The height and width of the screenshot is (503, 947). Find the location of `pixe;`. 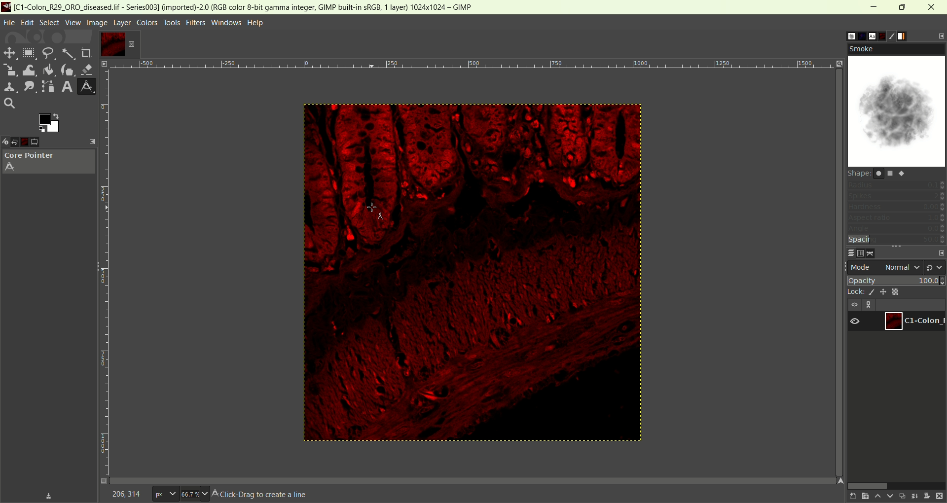

pixe; is located at coordinates (163, 495).